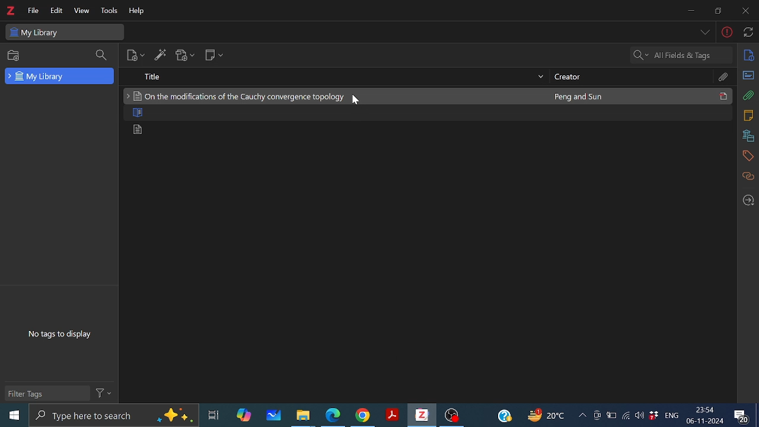 This screenshot has height=427, width=759. I want to click on Locate, so click(749, 198).